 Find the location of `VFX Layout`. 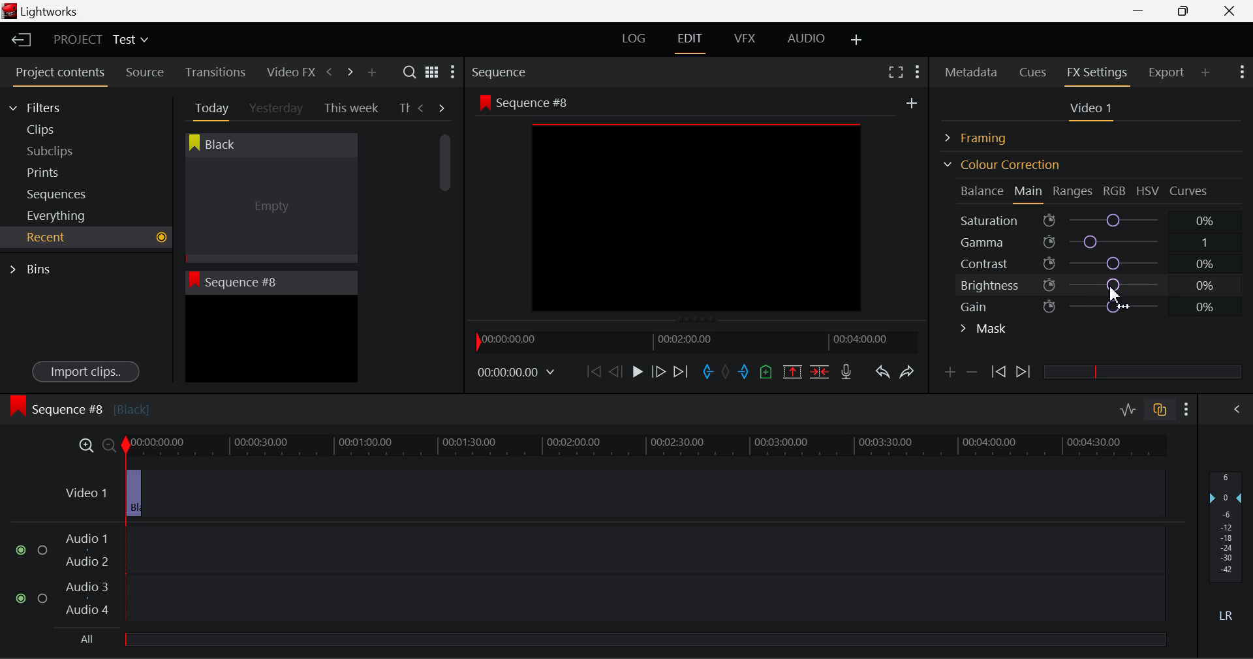

VFX Layout is located at coordinates (747, 40).